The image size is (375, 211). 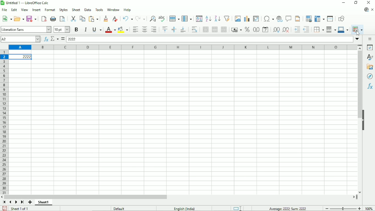 I want to click on Sort descending, so click(x=217, y=19).